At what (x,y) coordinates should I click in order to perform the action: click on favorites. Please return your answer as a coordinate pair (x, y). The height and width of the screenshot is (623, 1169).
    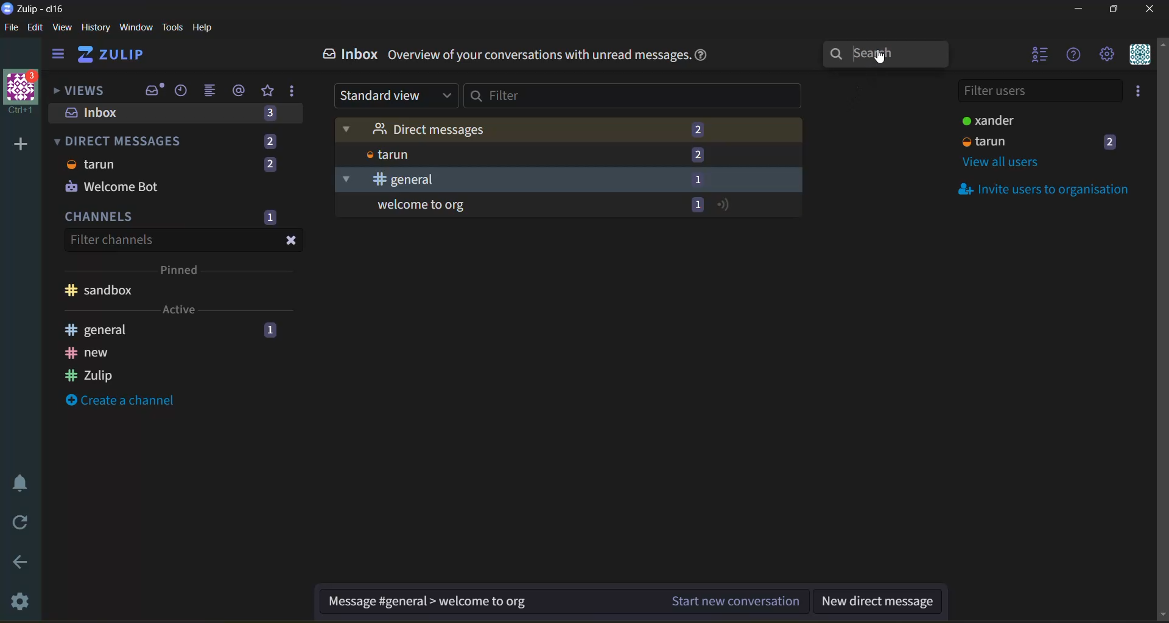
    Looking at the image, I should click on (269, 91).